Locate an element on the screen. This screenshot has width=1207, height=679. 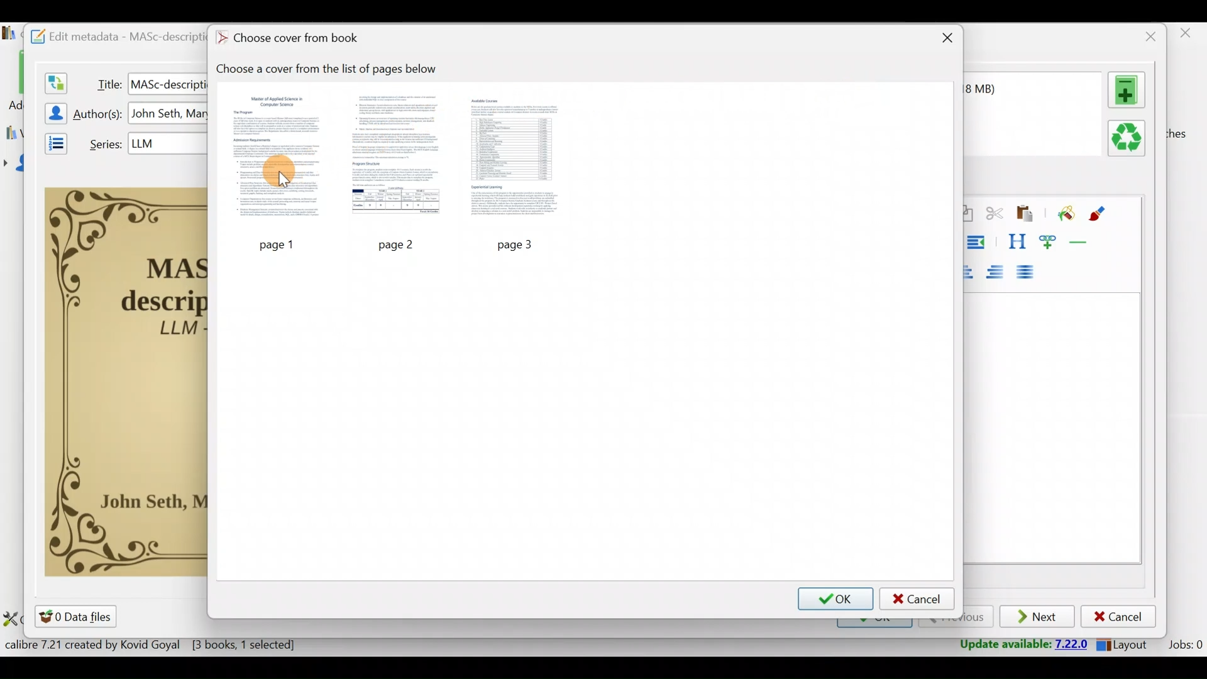
Edit metadata is located at coordinates (111, 35).